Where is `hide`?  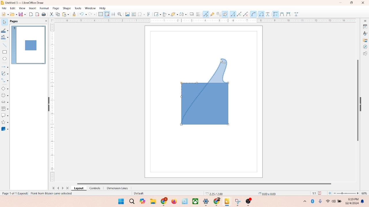
hide is located at coordinates (48, 105).